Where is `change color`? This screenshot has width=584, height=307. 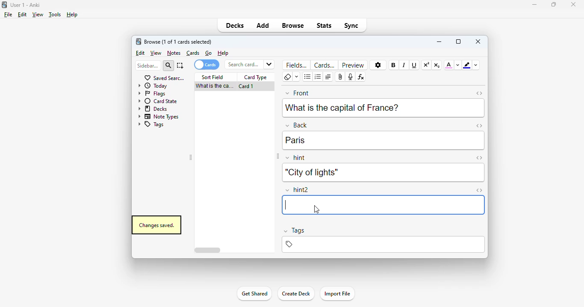
change color is located at coordinates (458, 65).